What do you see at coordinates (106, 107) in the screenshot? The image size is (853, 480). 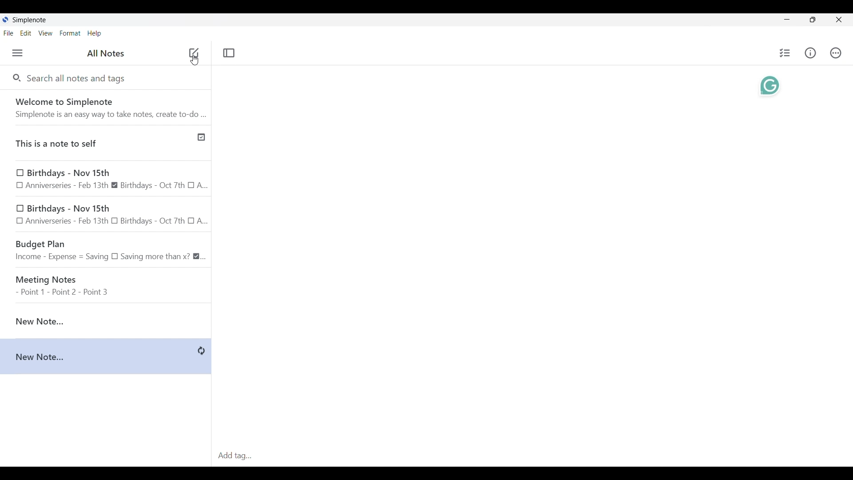 I see `Welcome note from software ` at bounding box center [106, 107].